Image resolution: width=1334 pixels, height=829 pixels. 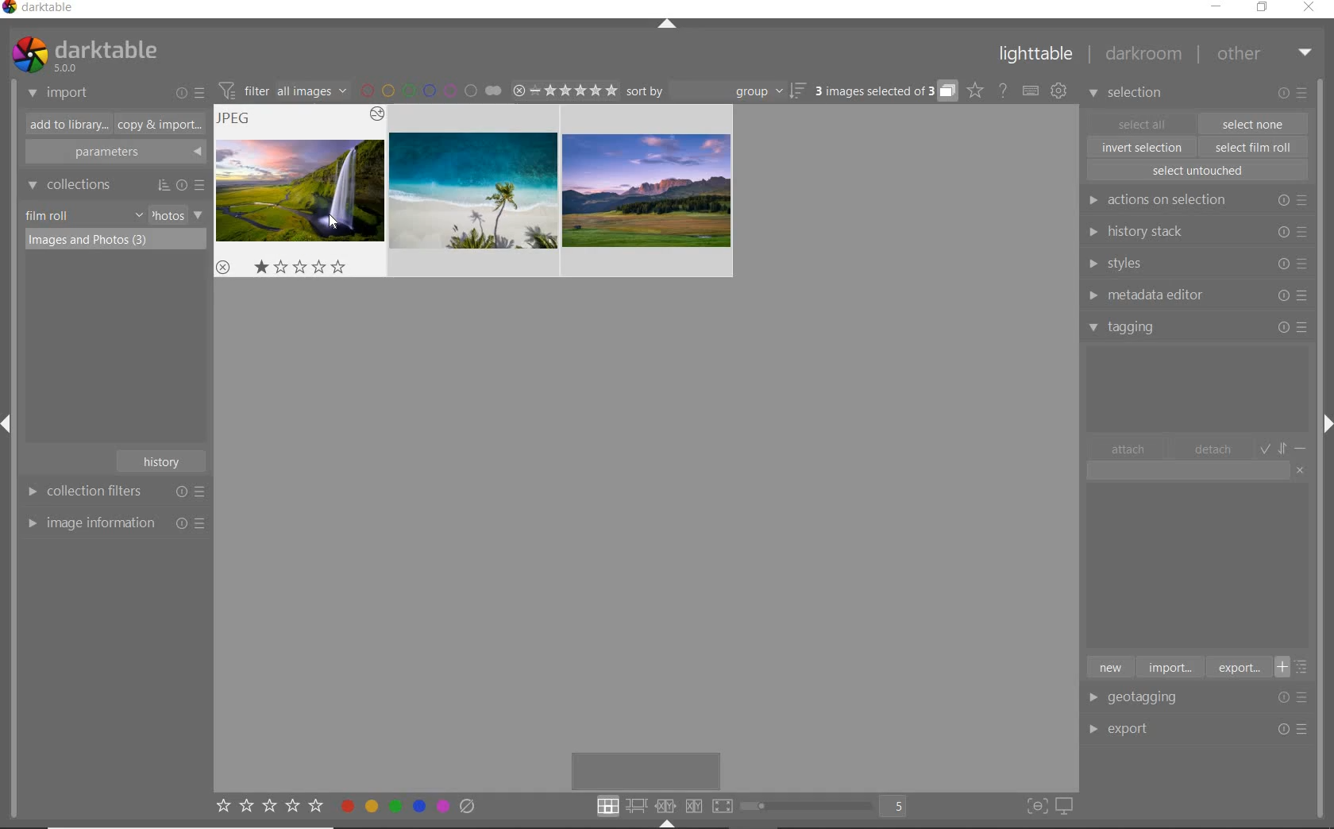 I want to click on image information, so click(x=115, y=522).